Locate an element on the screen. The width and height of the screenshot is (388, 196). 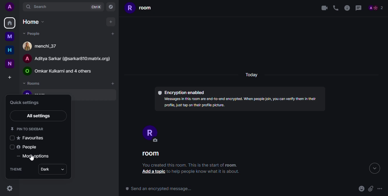
icon is located at coordinates (12, 147).